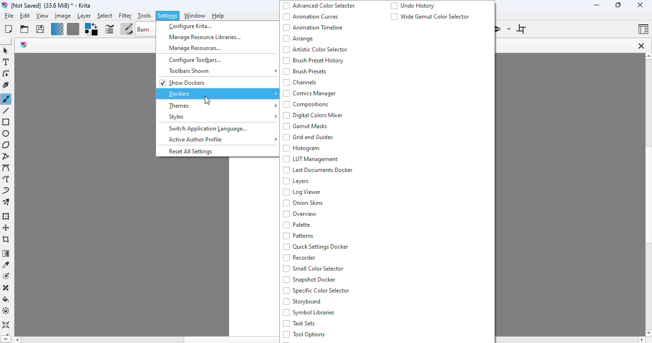 The width and height of the screenshot is (652, 343). What do you see at coordinates (296, 182) in the screenshot?
I see `layers` at bounding box center [296, 182].